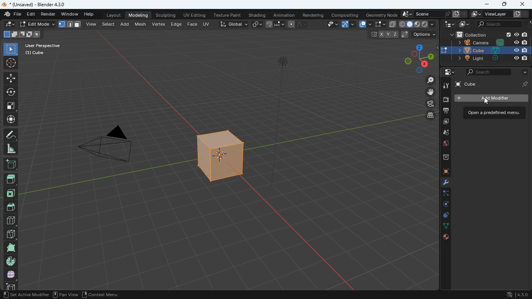 Image resolution: width=532 pixels, height=299 pixels. What do you see at coordinates (362, 24) in the screenshot?
I see `overlap` at bounding box center [362, 24].